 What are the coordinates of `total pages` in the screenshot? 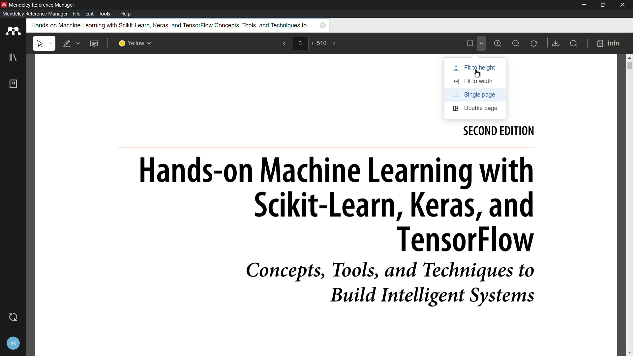 It's located at (322, 44).